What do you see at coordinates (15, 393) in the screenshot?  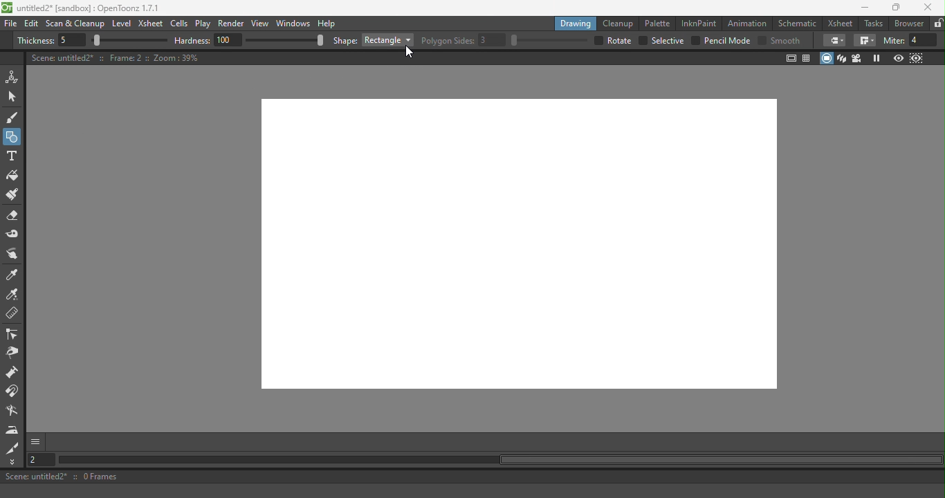 I see `Magnet tool` at bounding box center [15, 393].